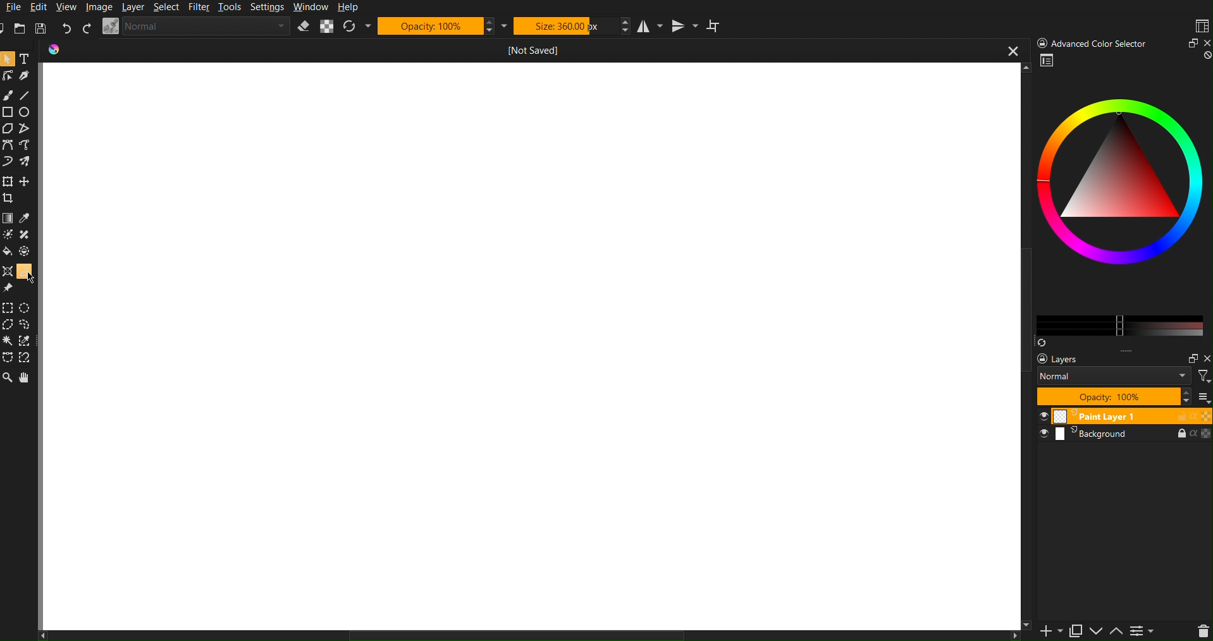 The width and height of the screenshot is (1213, 641). Describe the element at coordinates (716, 26) in the screenshot. I see `Wrap Around` at that location.